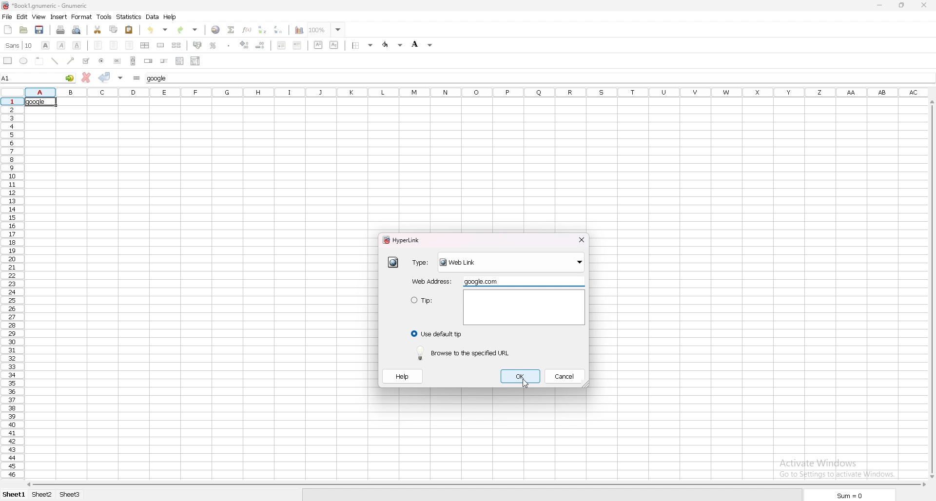 This screenshot has width=936, height=501. I want to click on selected cell column, so click(475, 92).